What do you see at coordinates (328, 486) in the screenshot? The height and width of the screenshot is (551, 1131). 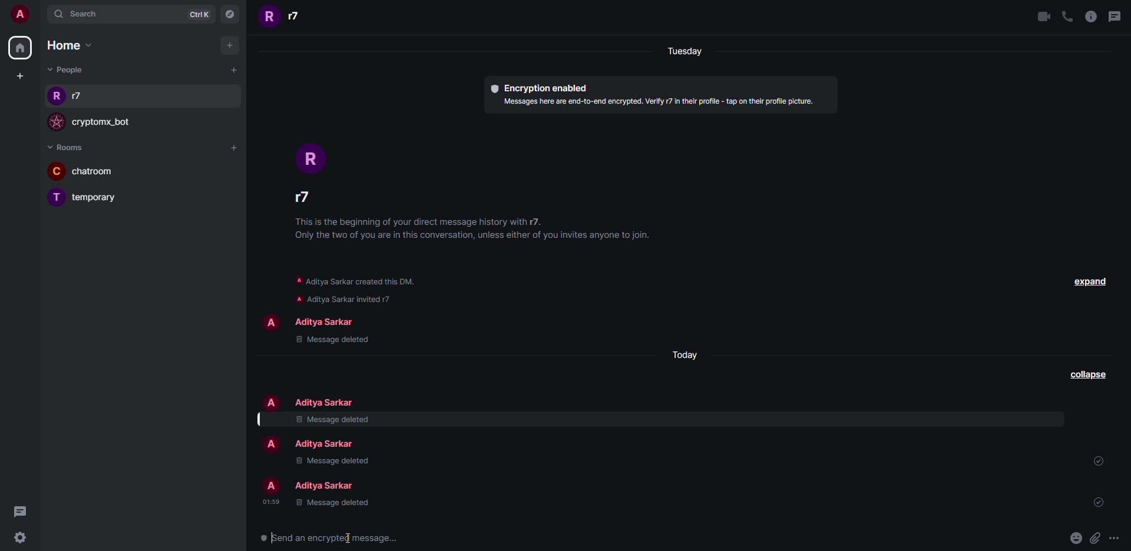 I see `people` at bounding box center [328, 486].